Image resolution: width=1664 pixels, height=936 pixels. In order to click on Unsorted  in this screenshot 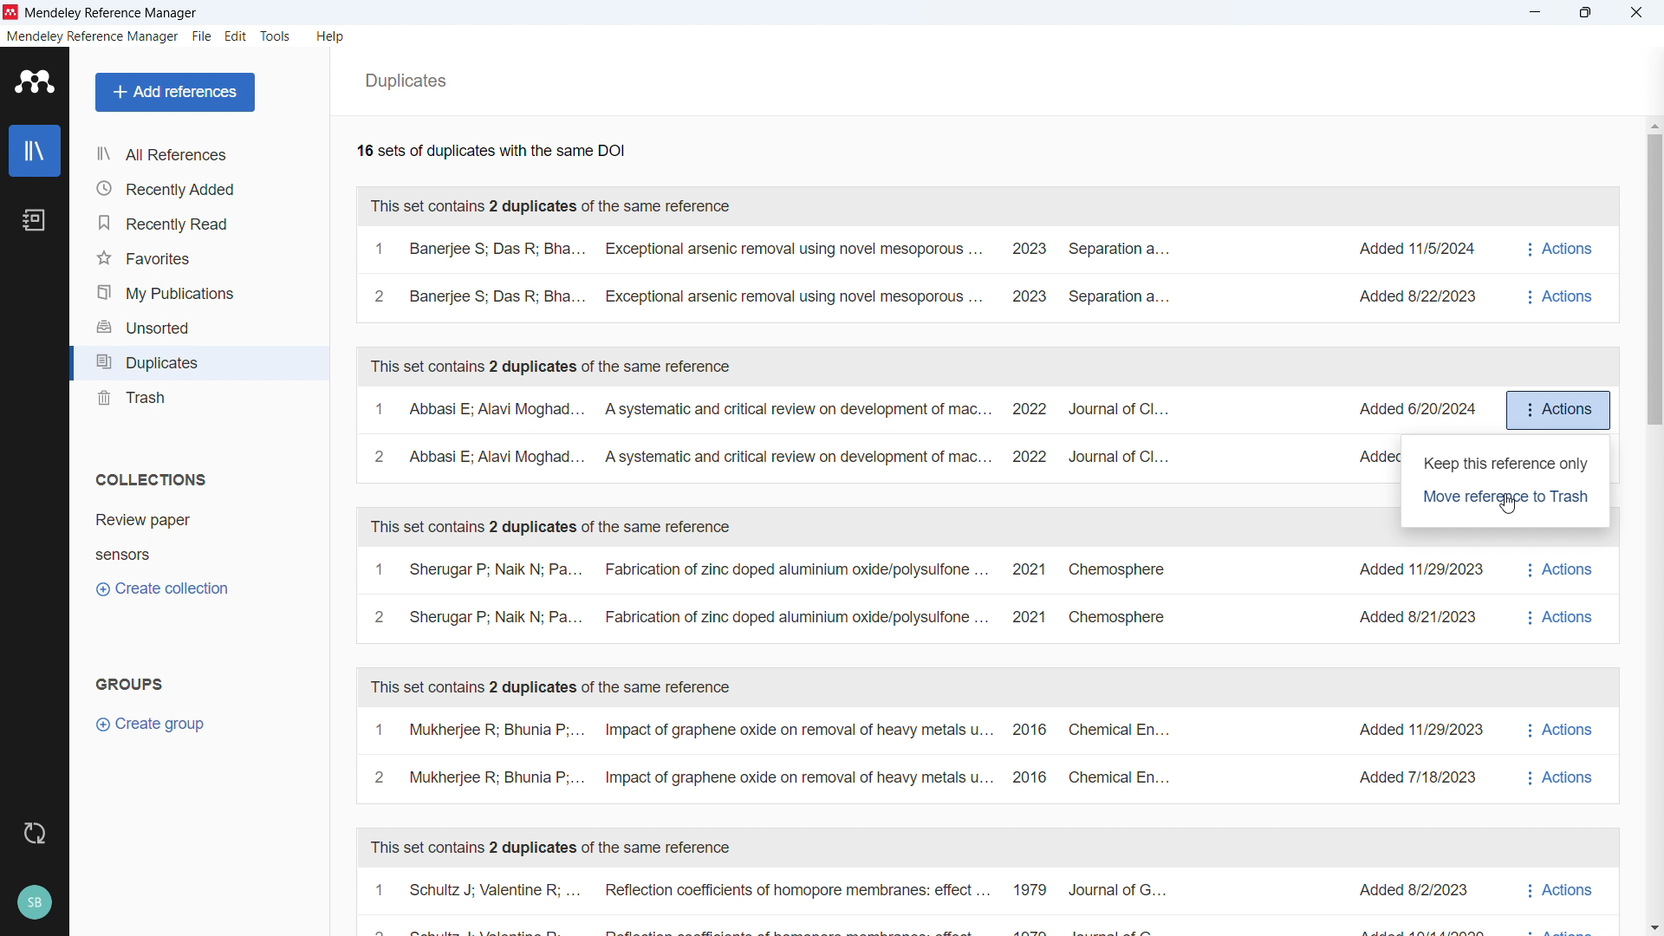, I will do `click(197, 325)`.